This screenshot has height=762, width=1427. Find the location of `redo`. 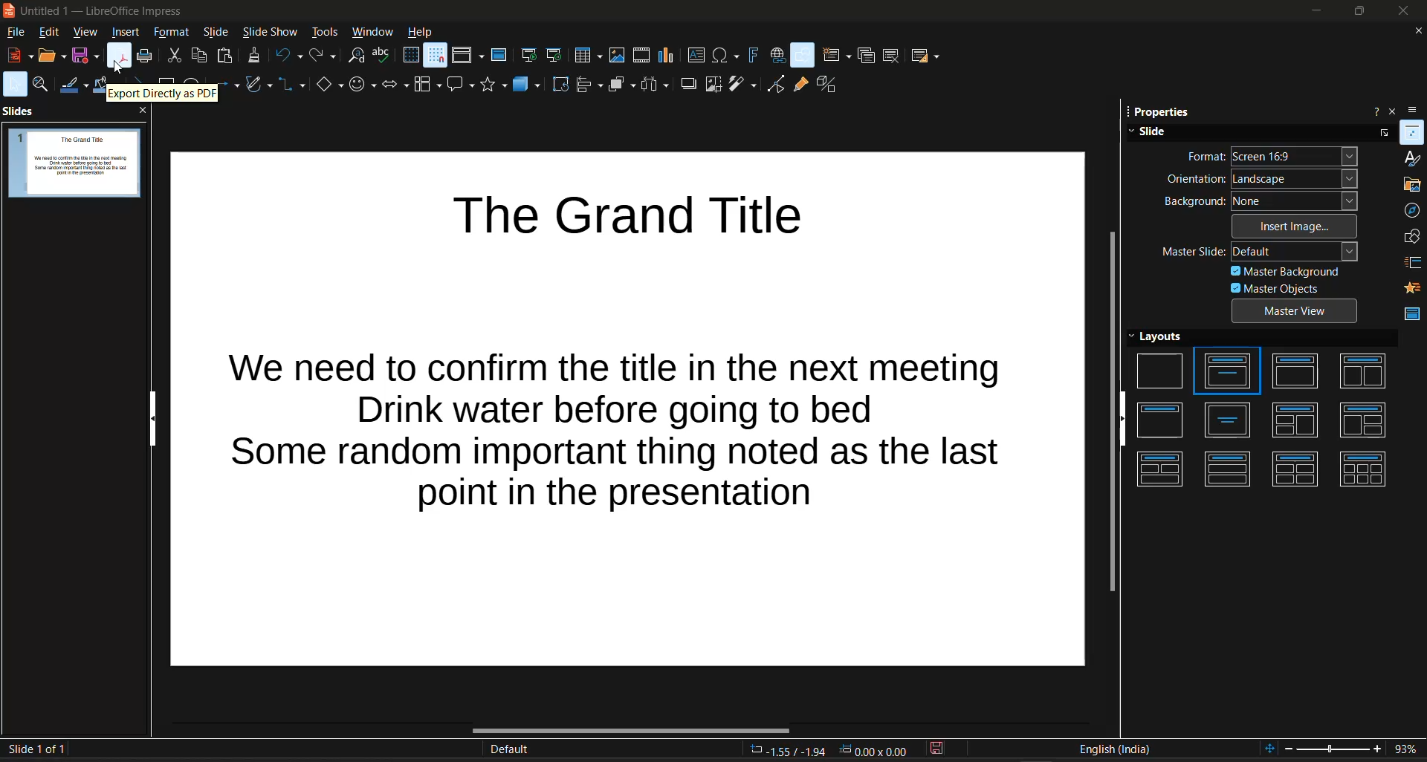

redo is located at coordinates (323, 56).